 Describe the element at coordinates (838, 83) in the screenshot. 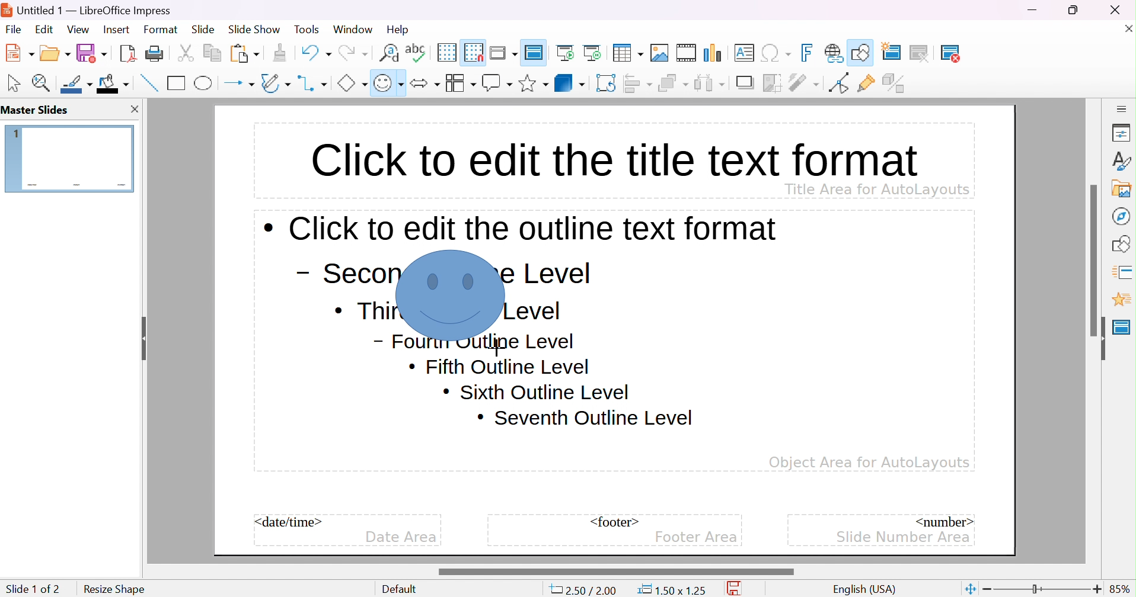

I see `toggle point edit mode` at that location.